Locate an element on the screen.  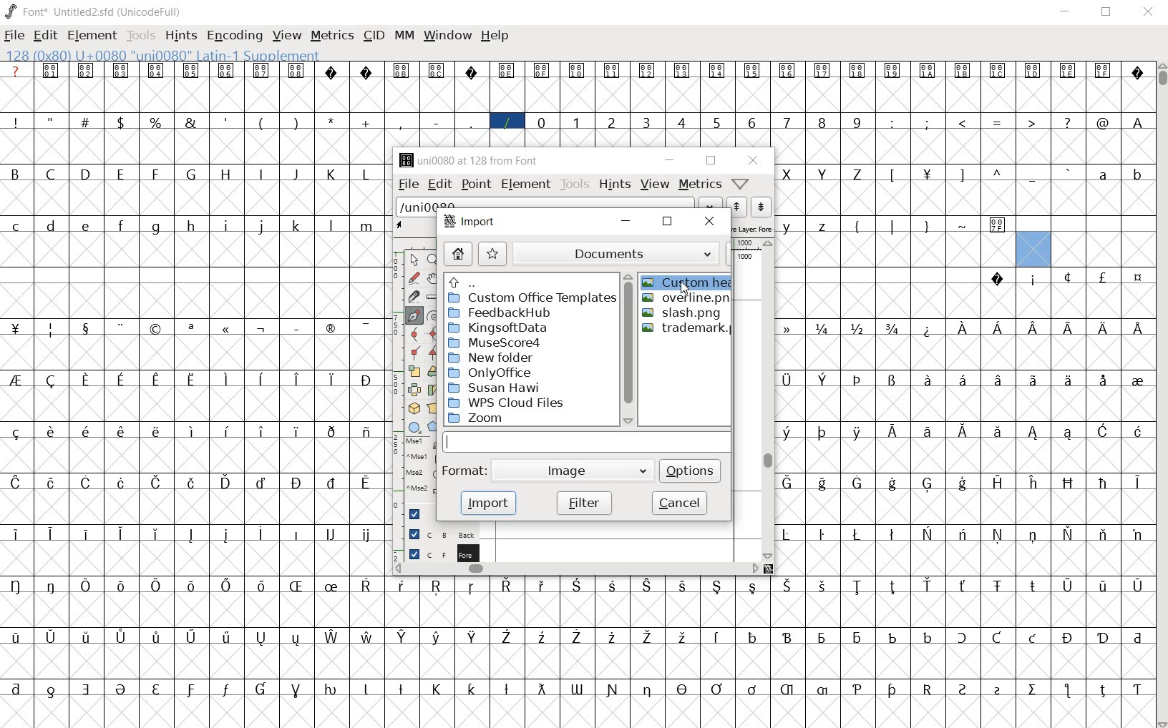
glyph is located at coordinates (541, 586).